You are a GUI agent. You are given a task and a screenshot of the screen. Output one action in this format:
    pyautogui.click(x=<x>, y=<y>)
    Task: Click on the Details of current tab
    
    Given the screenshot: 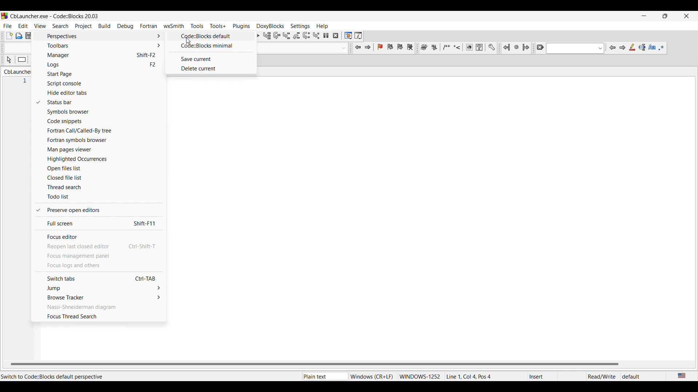 What is the action you would take?
    pyautogui.click(x=473, y=376)
    